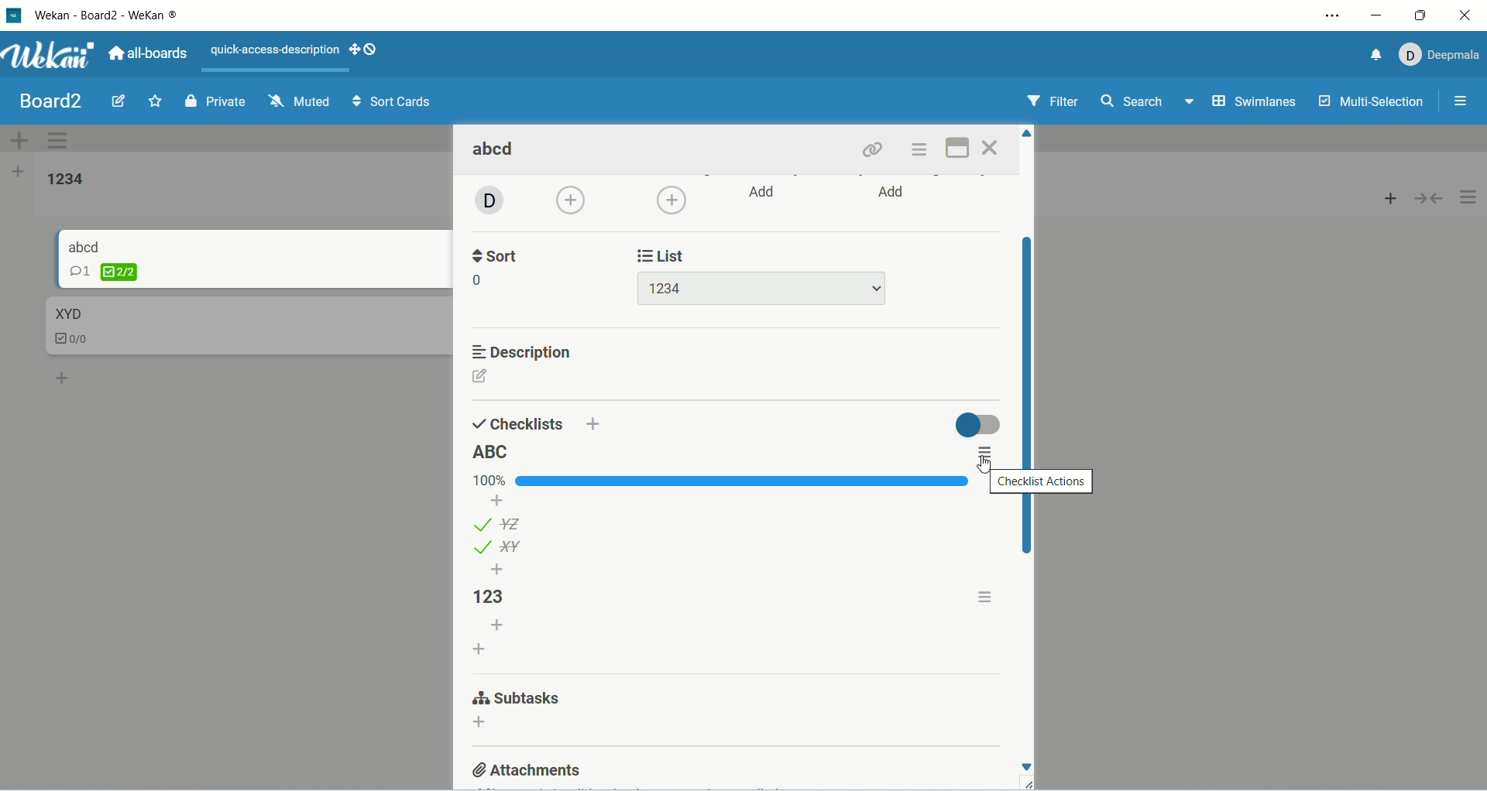  I want to click on add checcklist, so click(481, 648).